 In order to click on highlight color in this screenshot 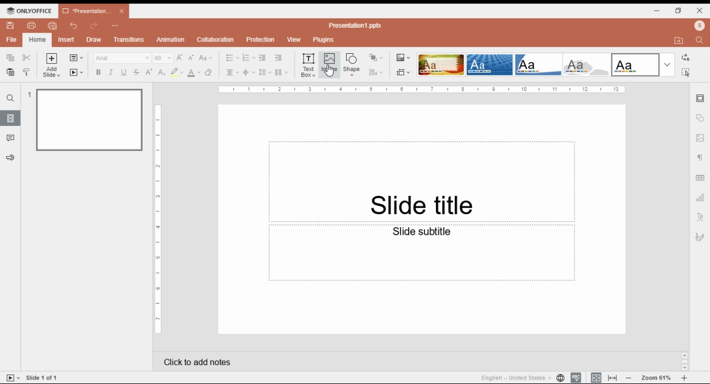, I will do `click(176, 72)`.